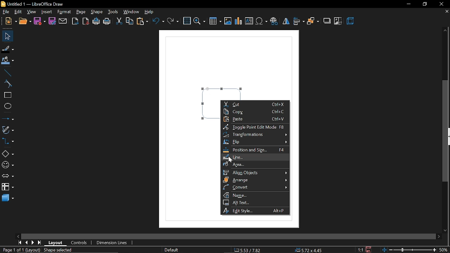 Image resolution: width=450 pixels, height=253 pixels. I want to click on page, so click(81, 12).